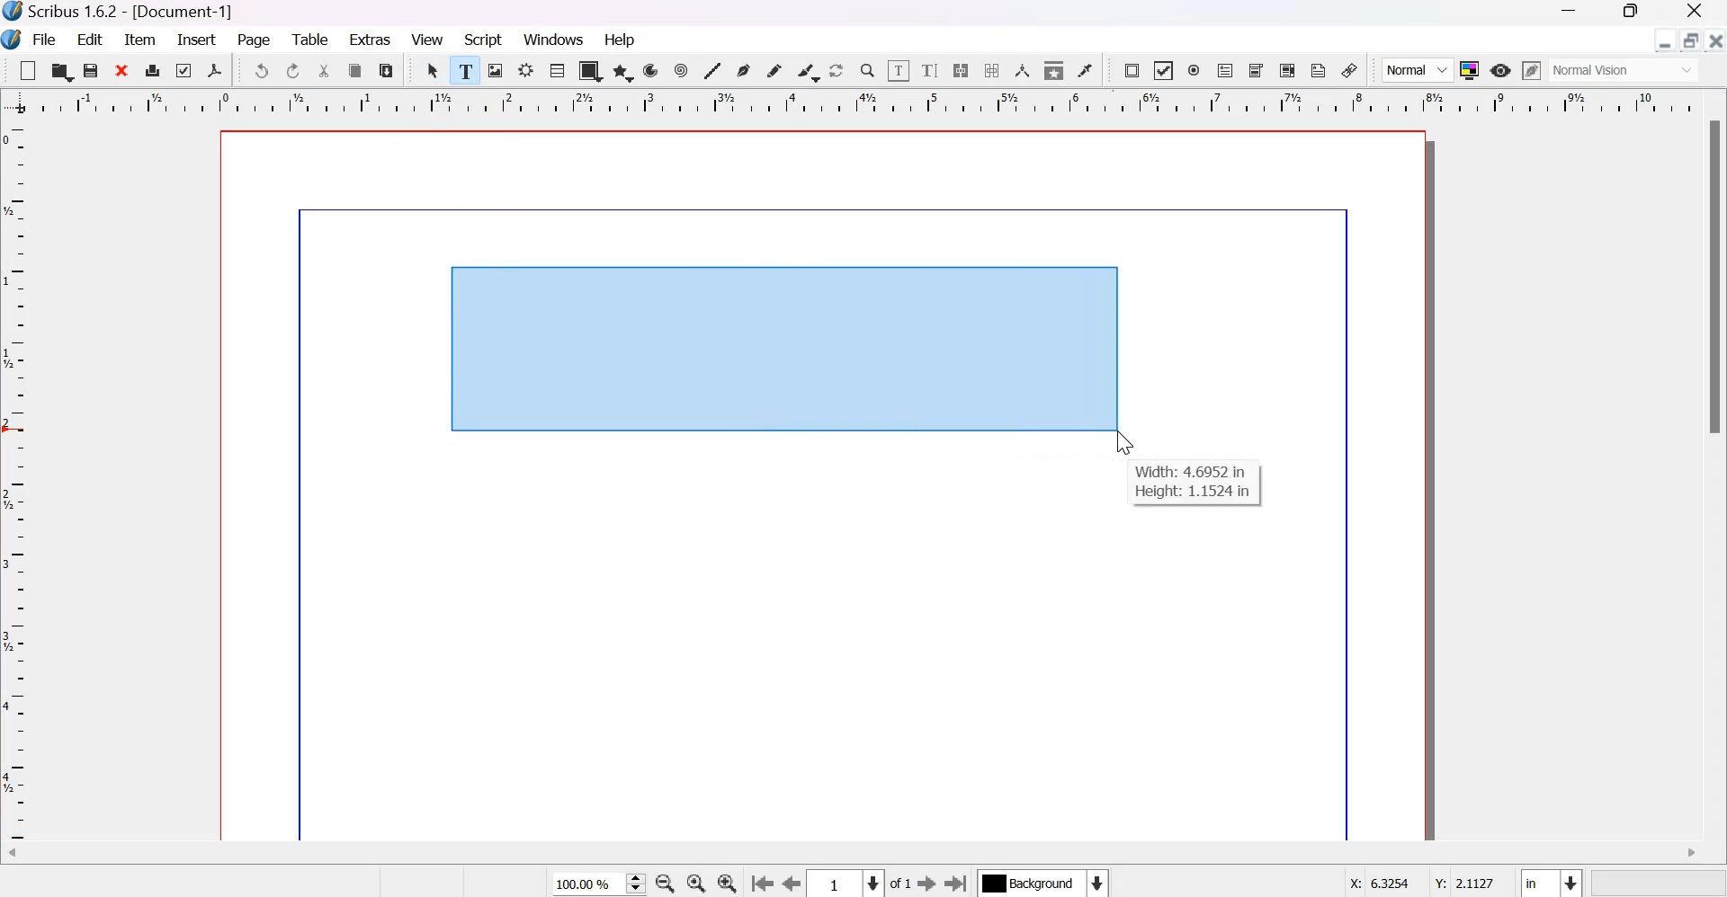 The image size is (1727, 897). Describe the element at coordinates (526, 70) in the screenshot. I see `render frame` at that location.